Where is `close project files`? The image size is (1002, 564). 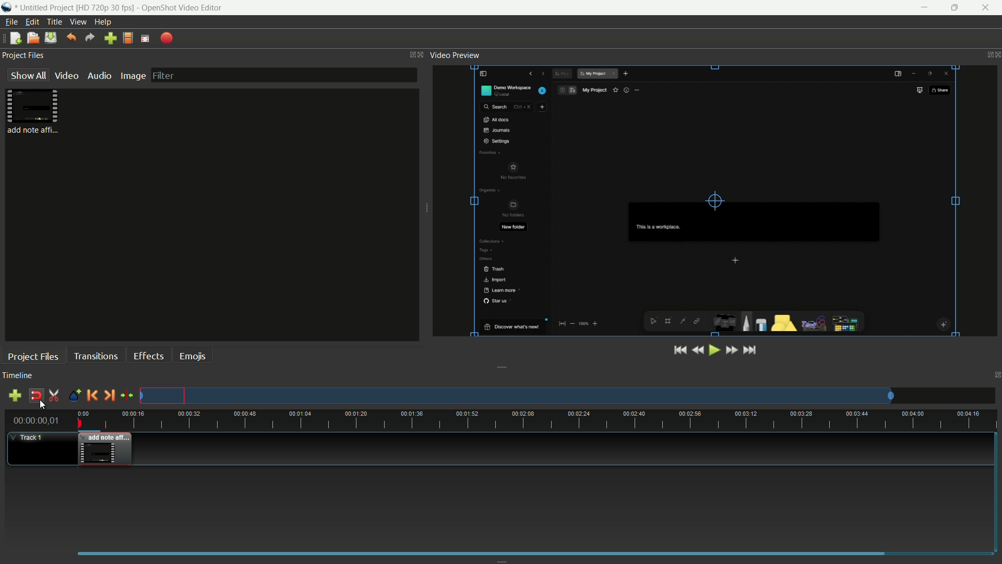 close project files is located at coordinates (421, 55).